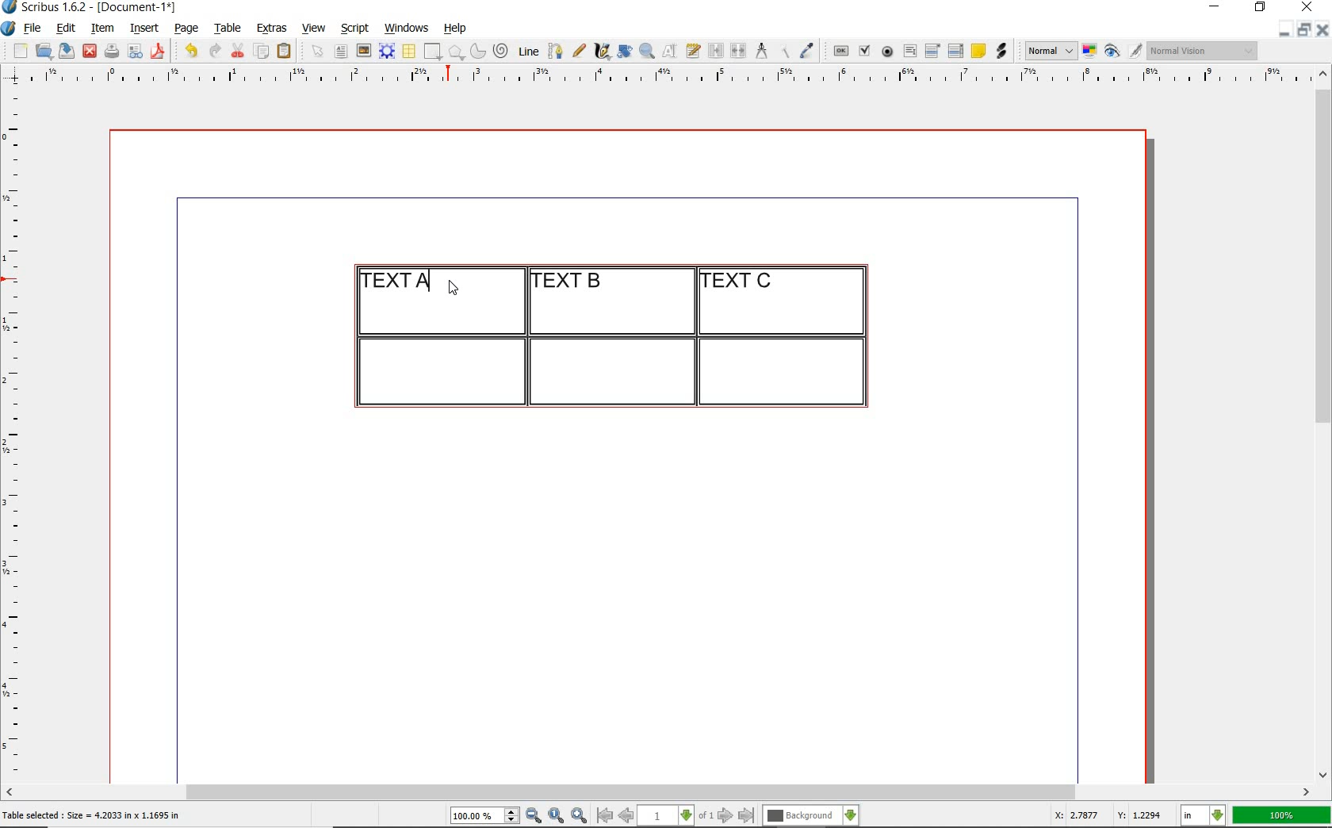 Image resolution: width=1332 pixels, height=828 pixels. What do you see at coordinates (626, 816) in the screenshot?
I see `go to previous page` at bounding box center [626, 816].